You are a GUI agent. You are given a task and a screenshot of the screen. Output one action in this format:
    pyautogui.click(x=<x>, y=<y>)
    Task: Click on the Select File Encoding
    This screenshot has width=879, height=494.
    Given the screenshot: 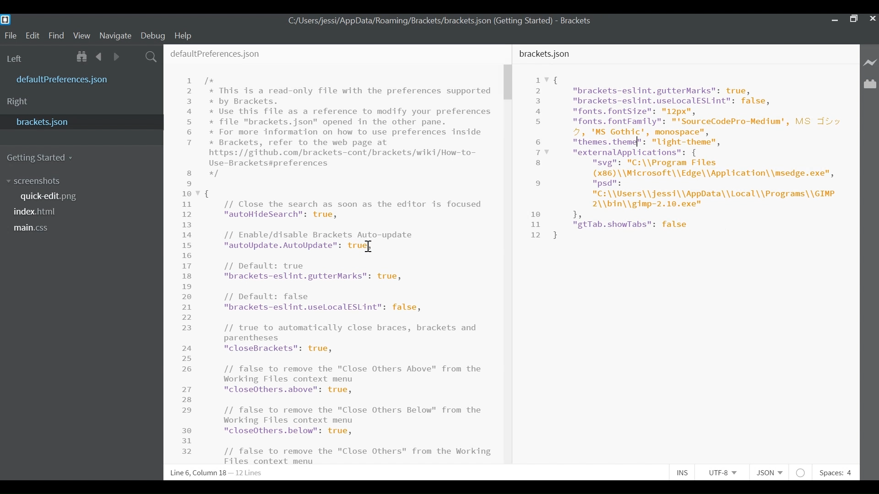 What is the action you would take?
    pyautogui.click(x=723, y=474)
    